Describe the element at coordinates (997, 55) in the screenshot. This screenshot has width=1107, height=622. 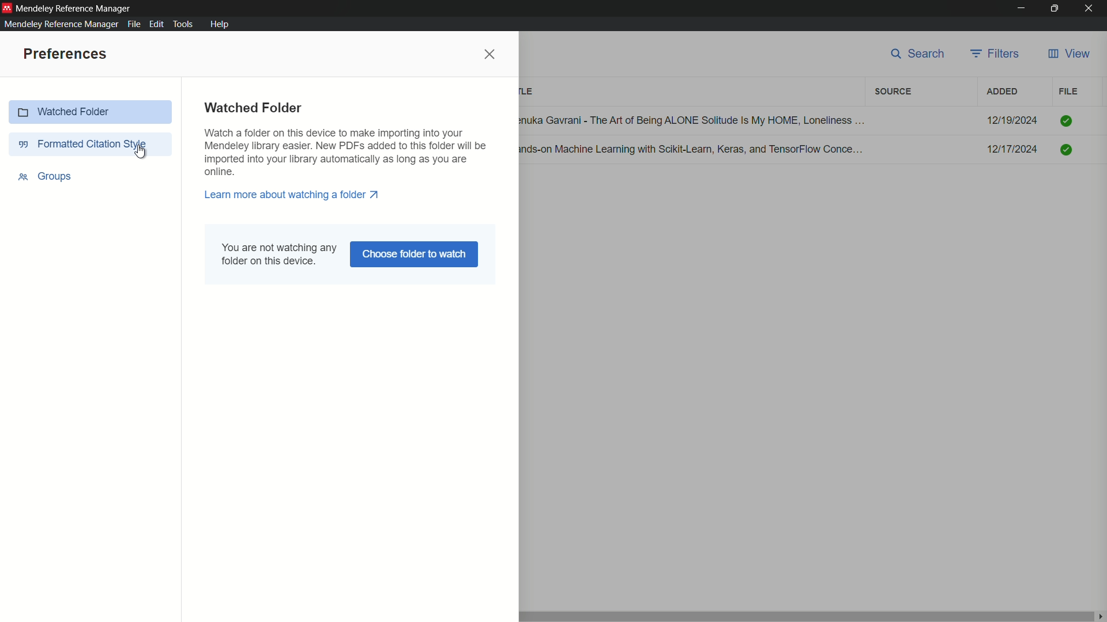
I see `filters` at that location.